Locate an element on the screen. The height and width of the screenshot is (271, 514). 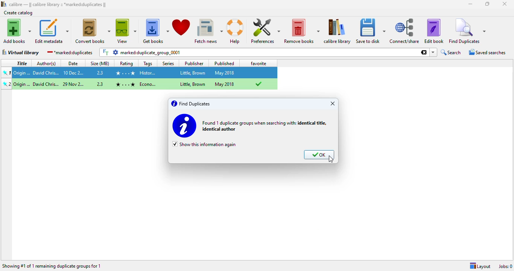
size (MB) is located at coordinates (99, 63).